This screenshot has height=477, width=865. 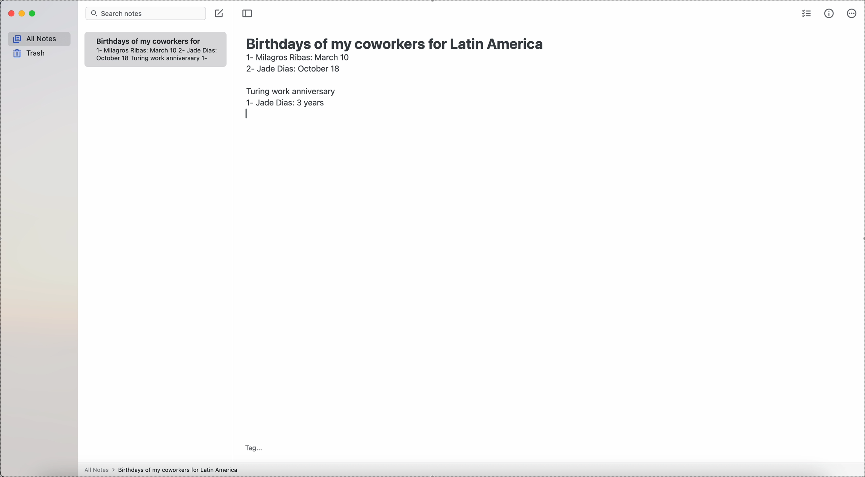 What do you see at coordinates (145, 14) in the screenshot?
I see `search bar` at bounding box center [145, 14].